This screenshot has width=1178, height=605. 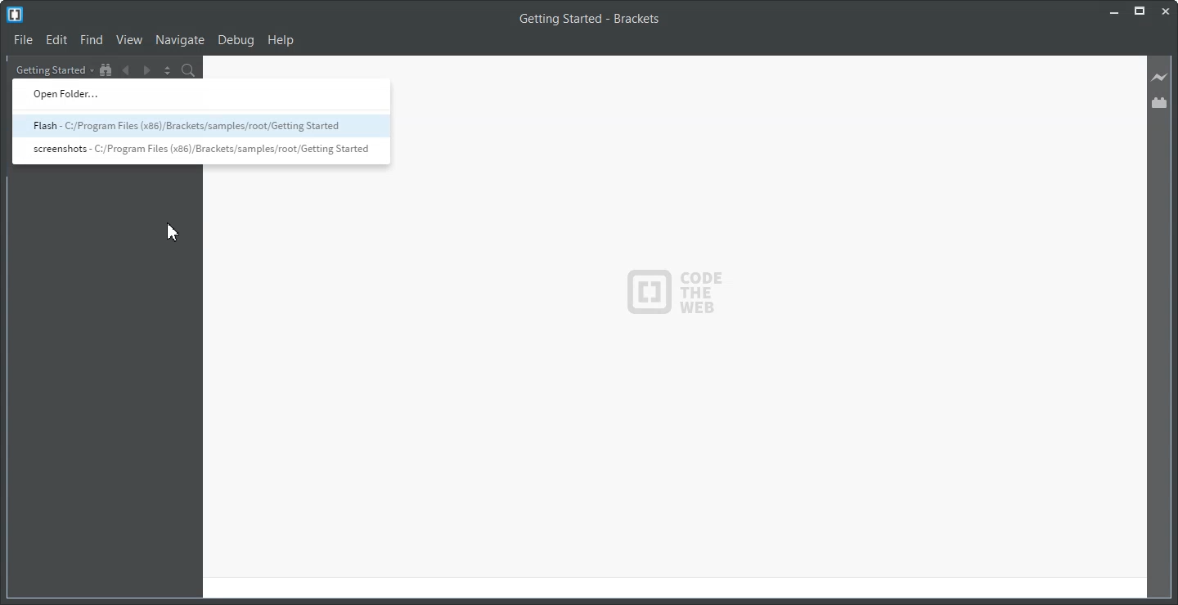 I want to click on View, so click(x=130, y=40).